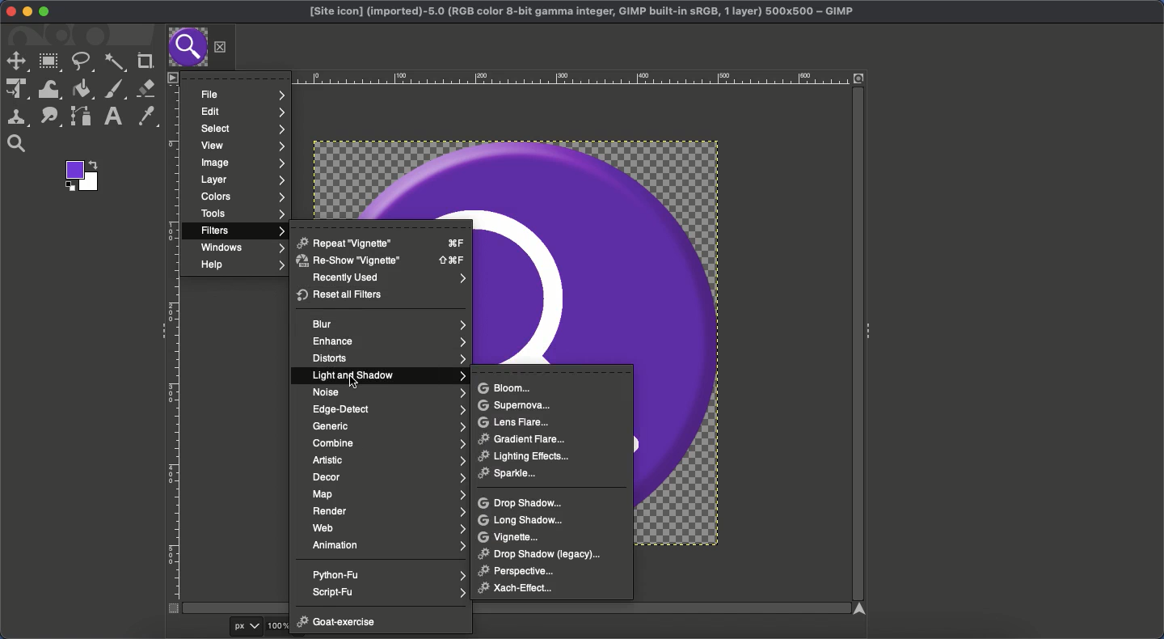  I want to click on Rectangular selector, so click(50, 63).